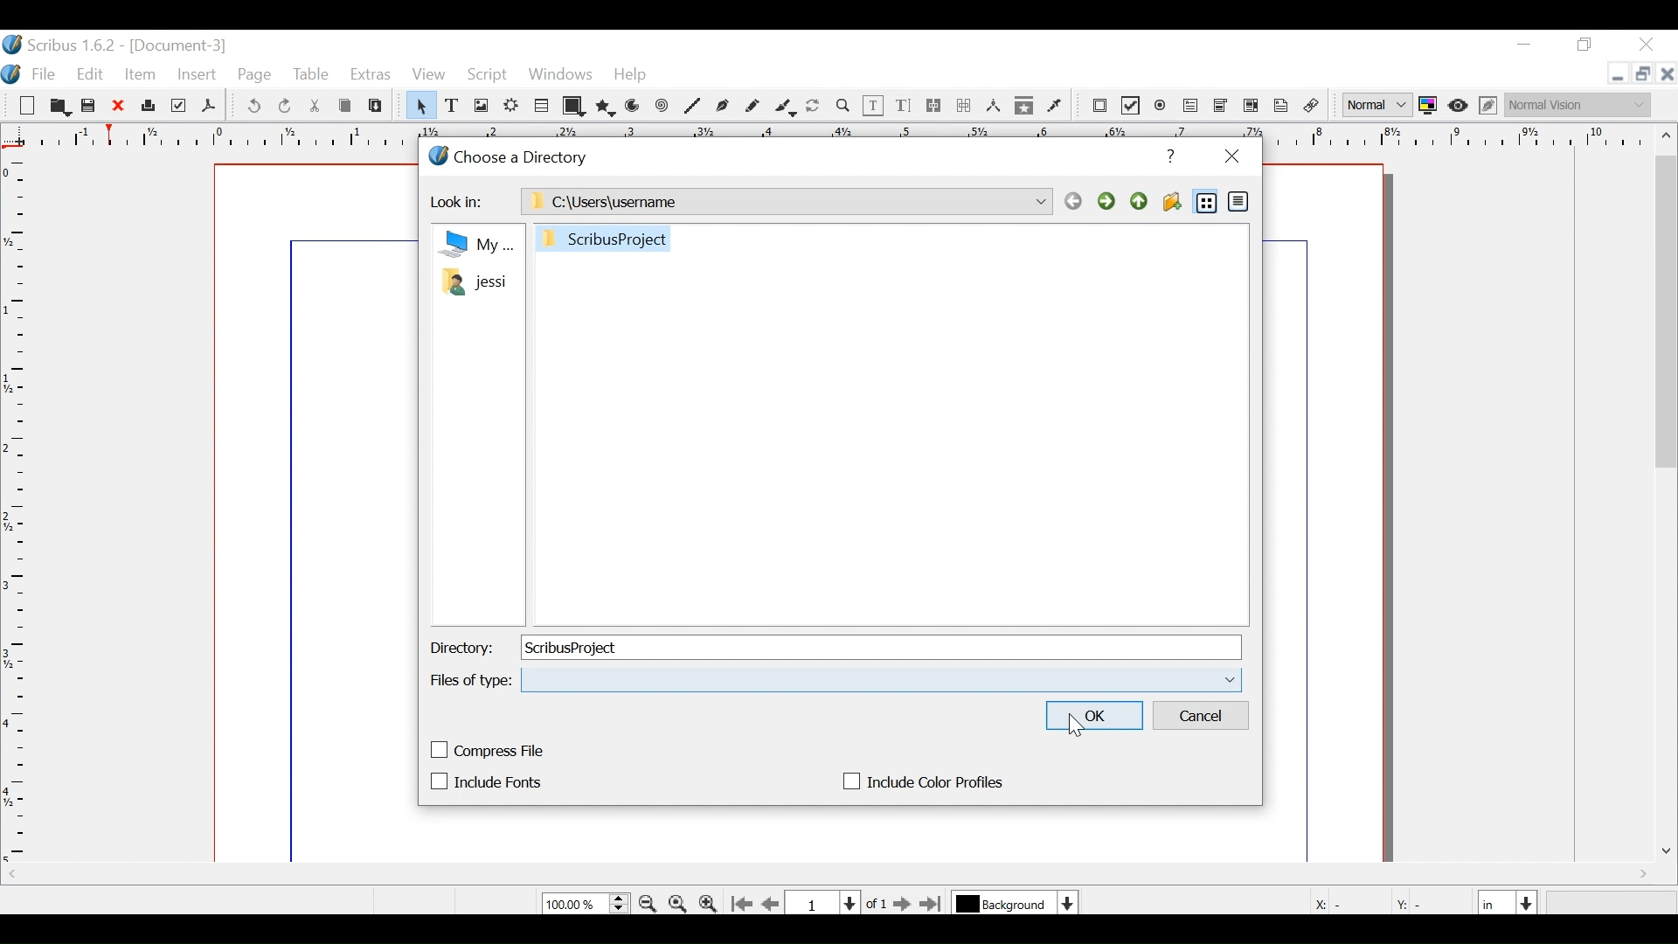  Describe the element at coordinates (1172, 200) in the screenshot. I see `Create Folder` at that location.